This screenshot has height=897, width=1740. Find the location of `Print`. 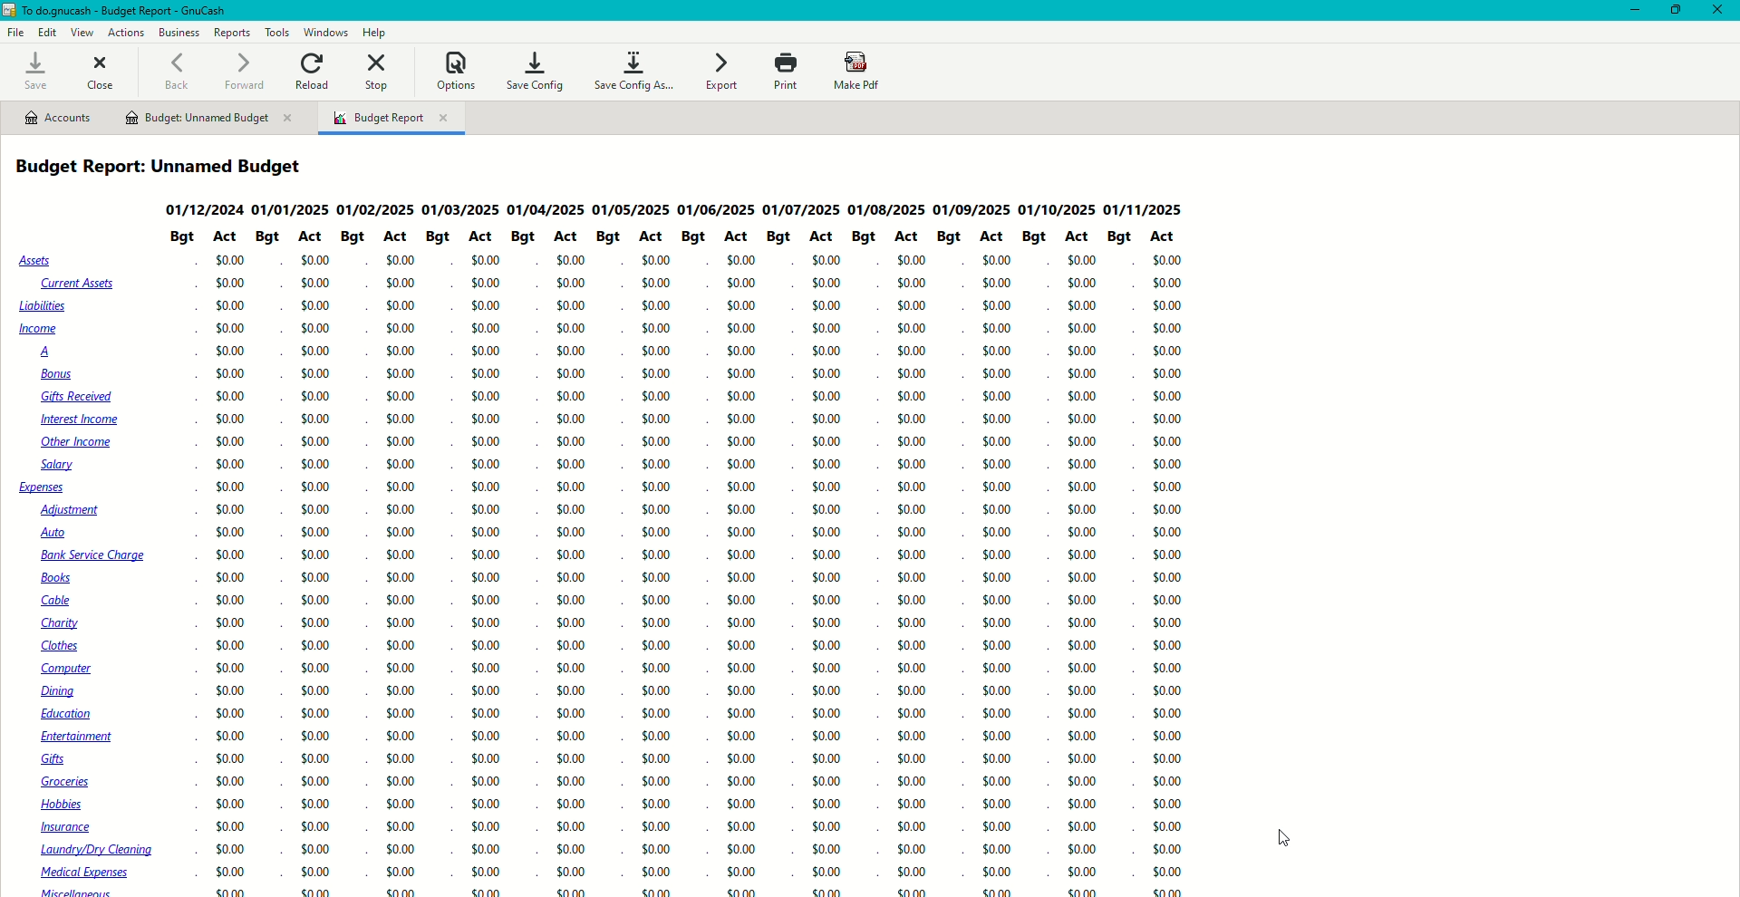

Print is located at coordinates (784, 72).